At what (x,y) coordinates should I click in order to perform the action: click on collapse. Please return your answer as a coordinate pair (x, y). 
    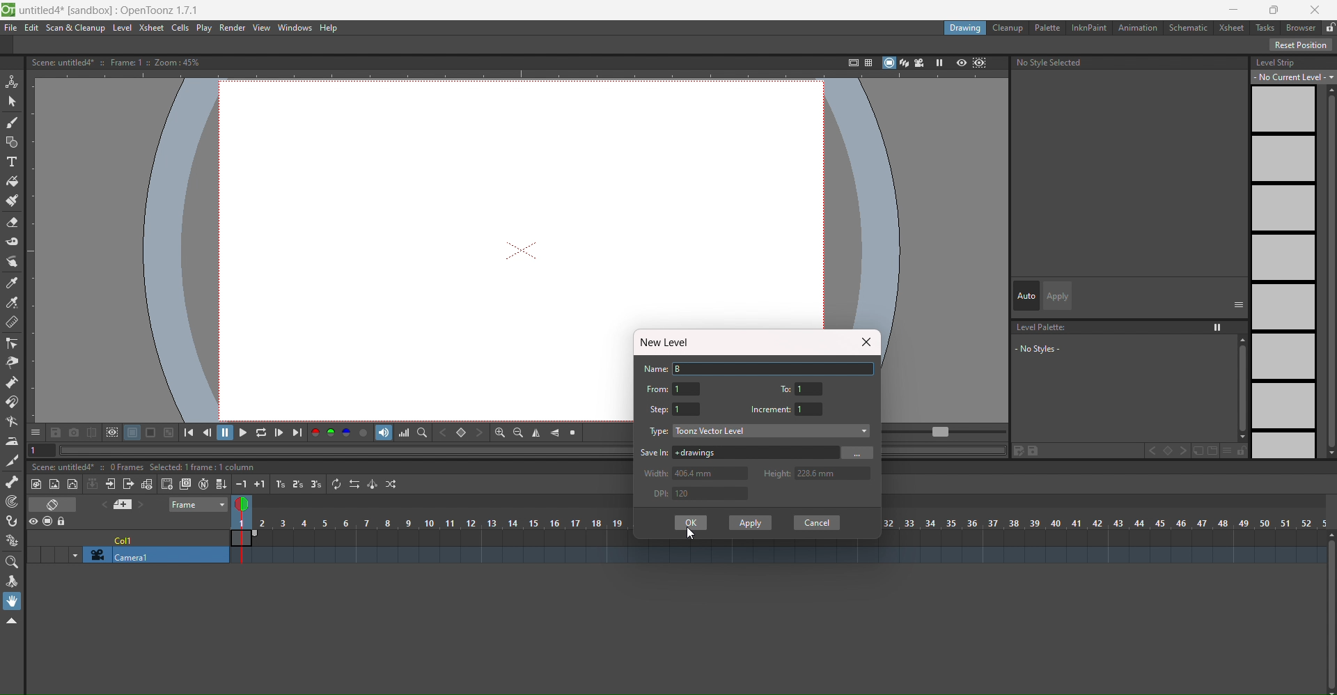
    Looking at the image, I should click on (93, 483).